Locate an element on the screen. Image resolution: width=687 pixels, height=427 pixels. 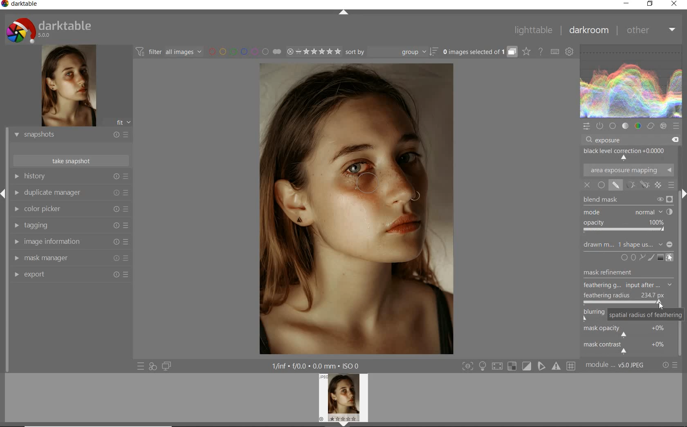
image preview is located at coordinates (345, 400).